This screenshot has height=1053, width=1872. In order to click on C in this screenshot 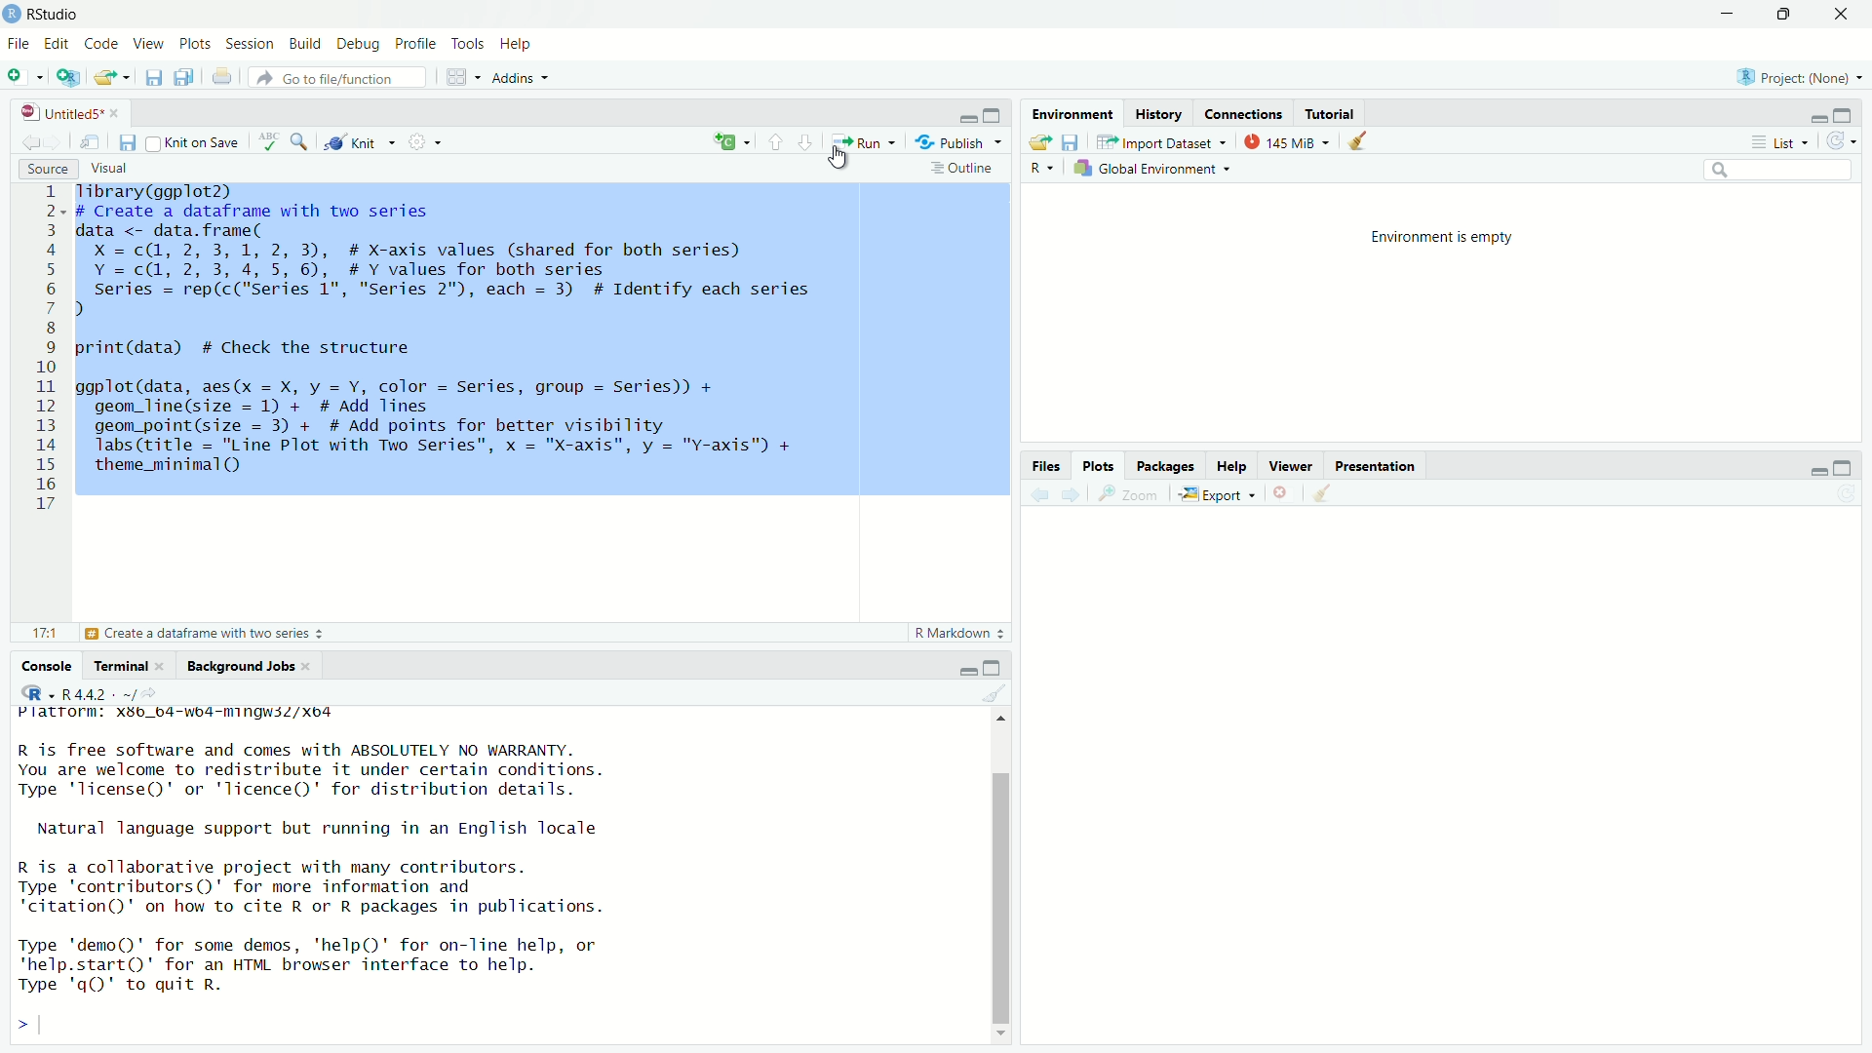, I will do `click(732, 141)`.